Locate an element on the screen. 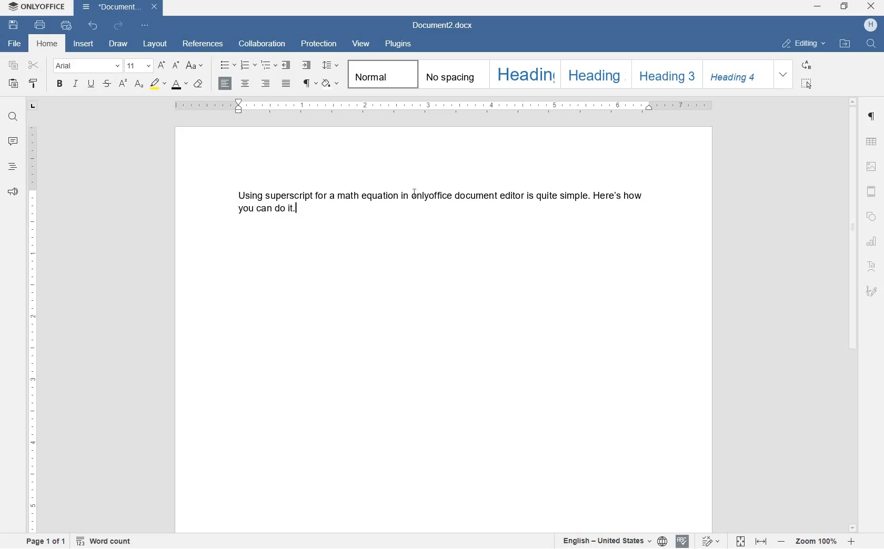 The height and width of the screenshot is (549, 884). font color is located at coordinates (179, 85).